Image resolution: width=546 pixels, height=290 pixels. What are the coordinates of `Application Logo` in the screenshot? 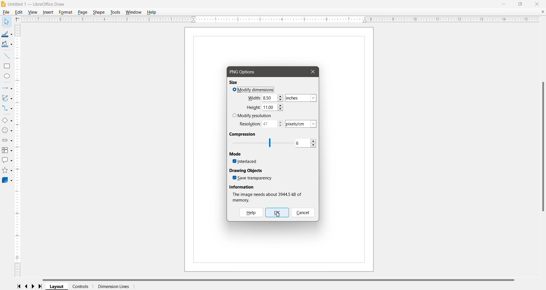 It's located at (4, 5).